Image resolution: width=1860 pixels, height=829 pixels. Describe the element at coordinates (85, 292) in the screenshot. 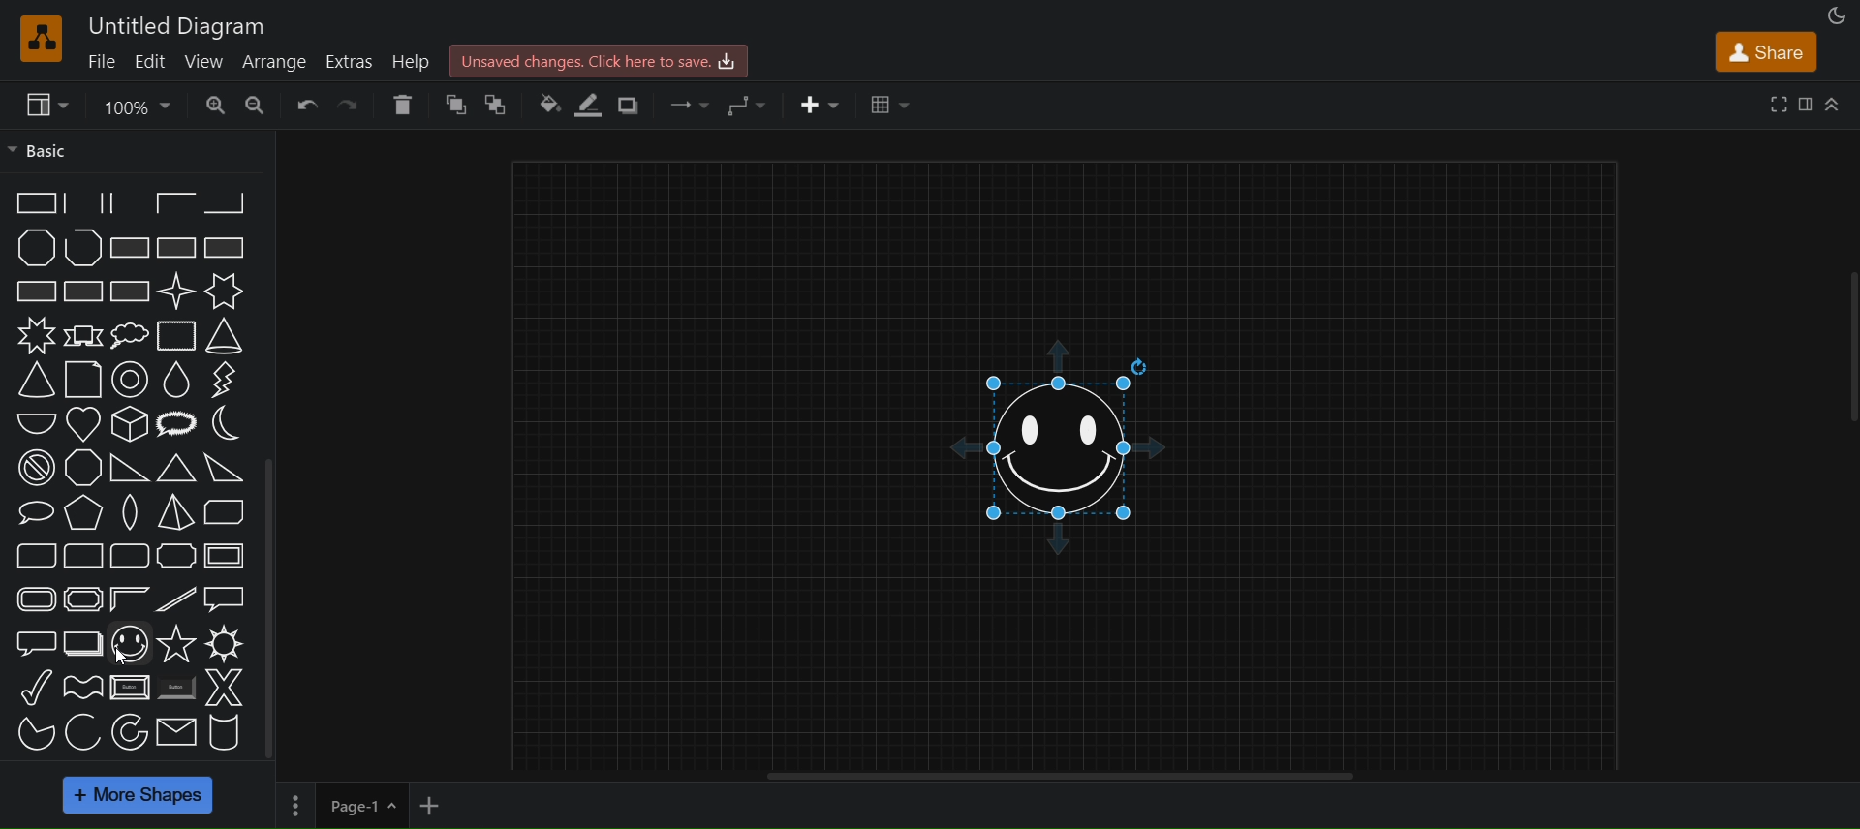

I see `rectangle with grid fill` at that location.